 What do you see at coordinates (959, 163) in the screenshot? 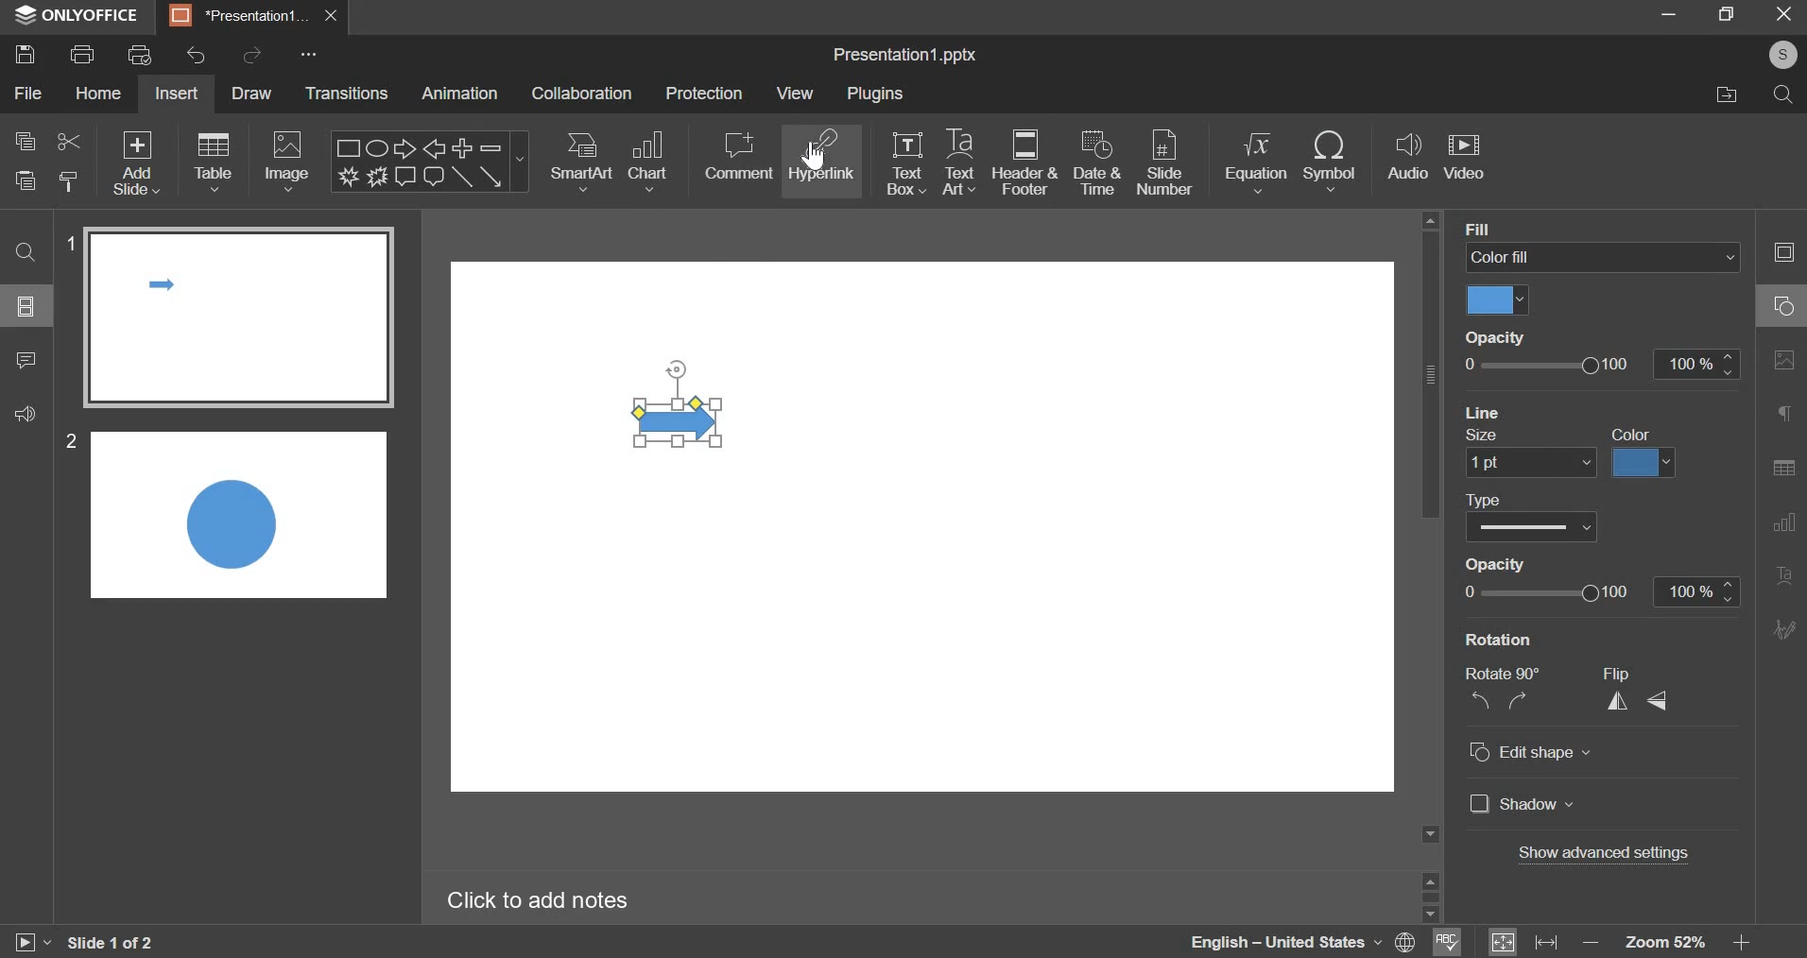
I see `text art` at bounding box center [959, 163].